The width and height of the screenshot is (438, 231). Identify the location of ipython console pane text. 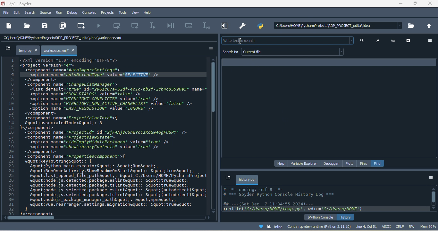
(325, 199).